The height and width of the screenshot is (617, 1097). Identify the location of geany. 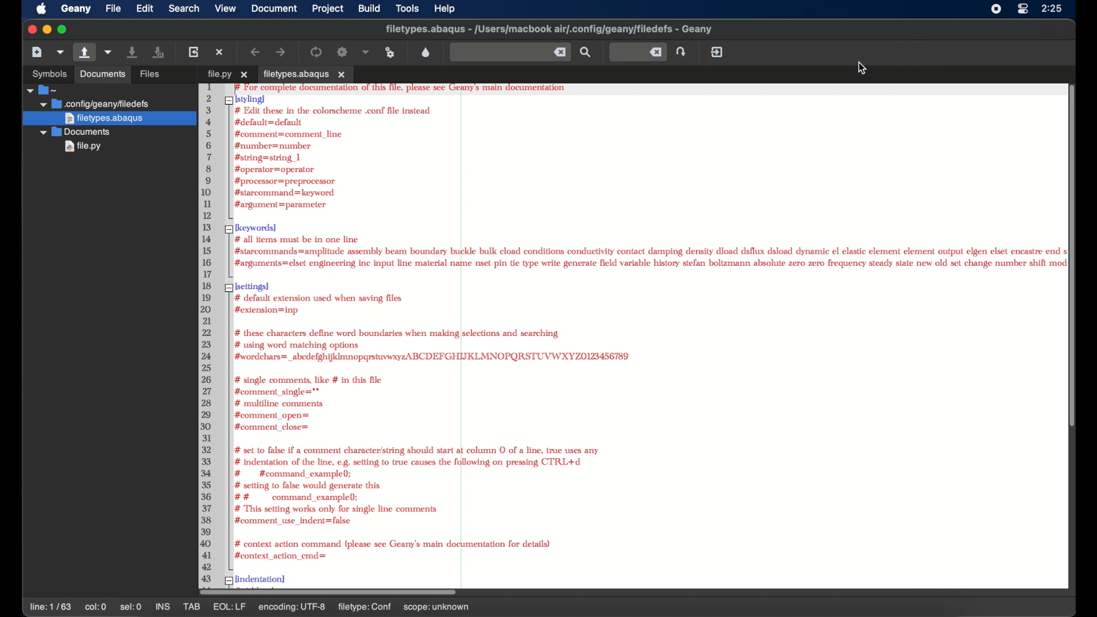
(76, 9).